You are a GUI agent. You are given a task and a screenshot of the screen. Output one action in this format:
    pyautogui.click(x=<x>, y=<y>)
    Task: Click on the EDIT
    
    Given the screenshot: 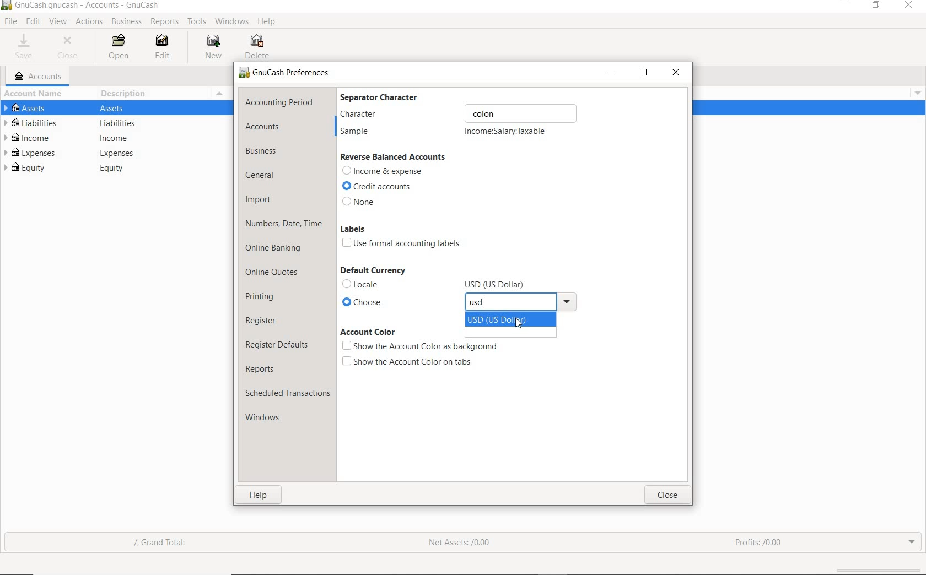 What is the action you would take?
    pyautogui.click(x=162, y=46)
    